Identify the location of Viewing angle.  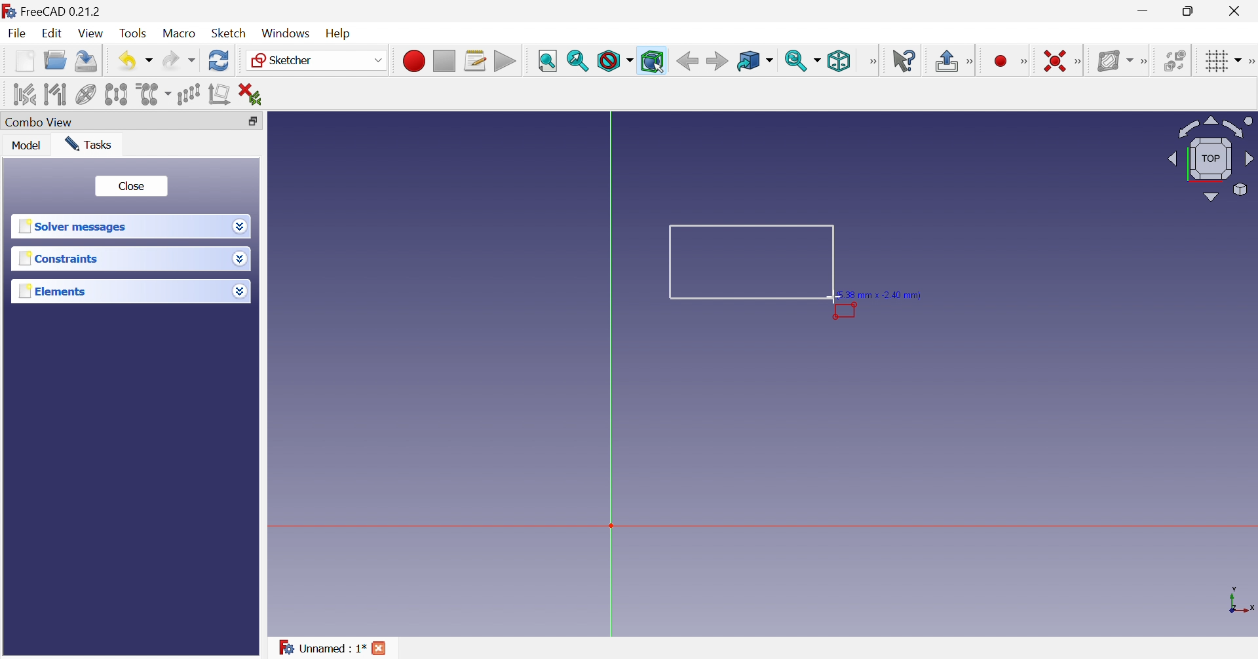
(1210, 160).